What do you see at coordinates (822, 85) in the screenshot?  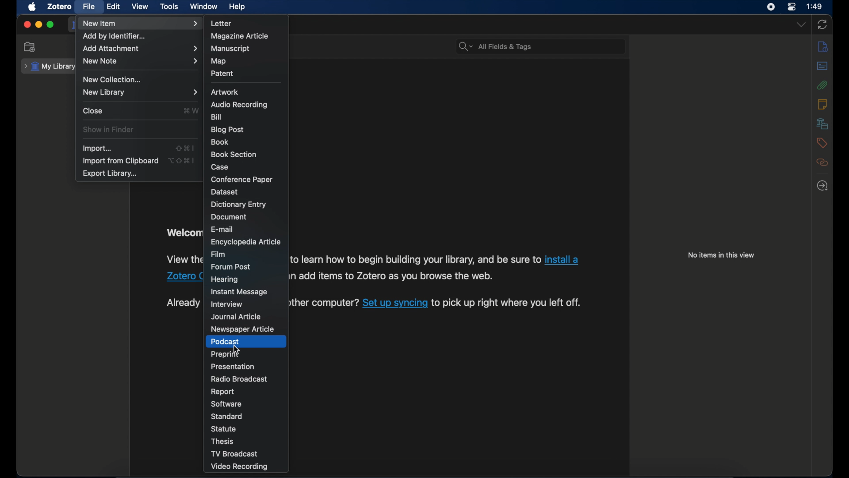 I see `attachments` at bounding box center [822, 85].